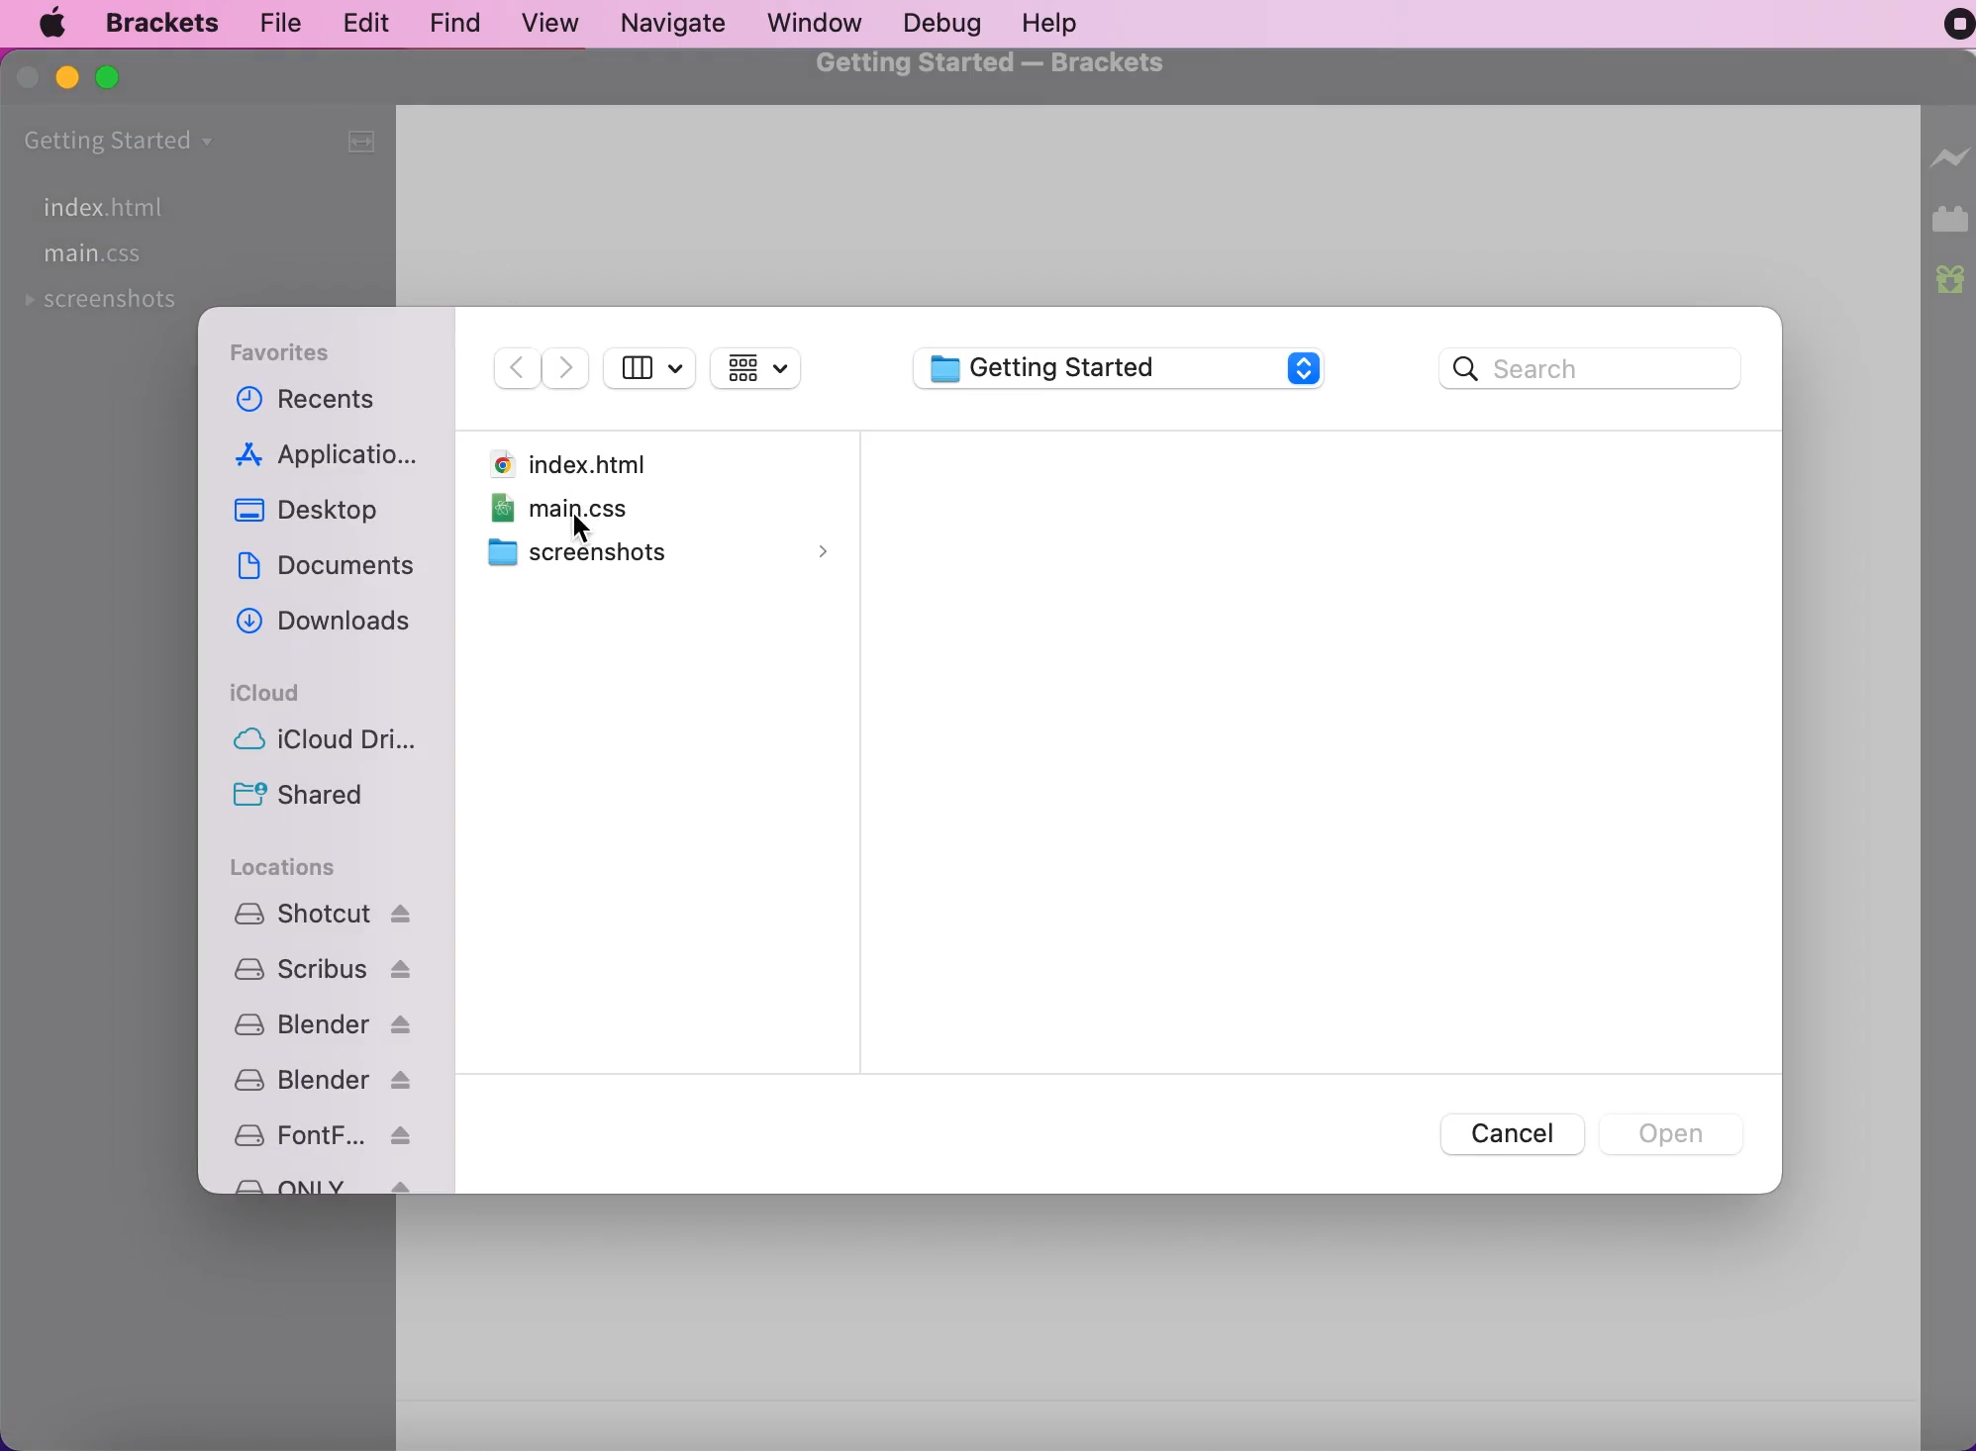 Image resolution: width=1976 pixels, height=1451 pixels. Describe the element at coordinates (568, 365) in the screenshot. I see `forward` at that location.